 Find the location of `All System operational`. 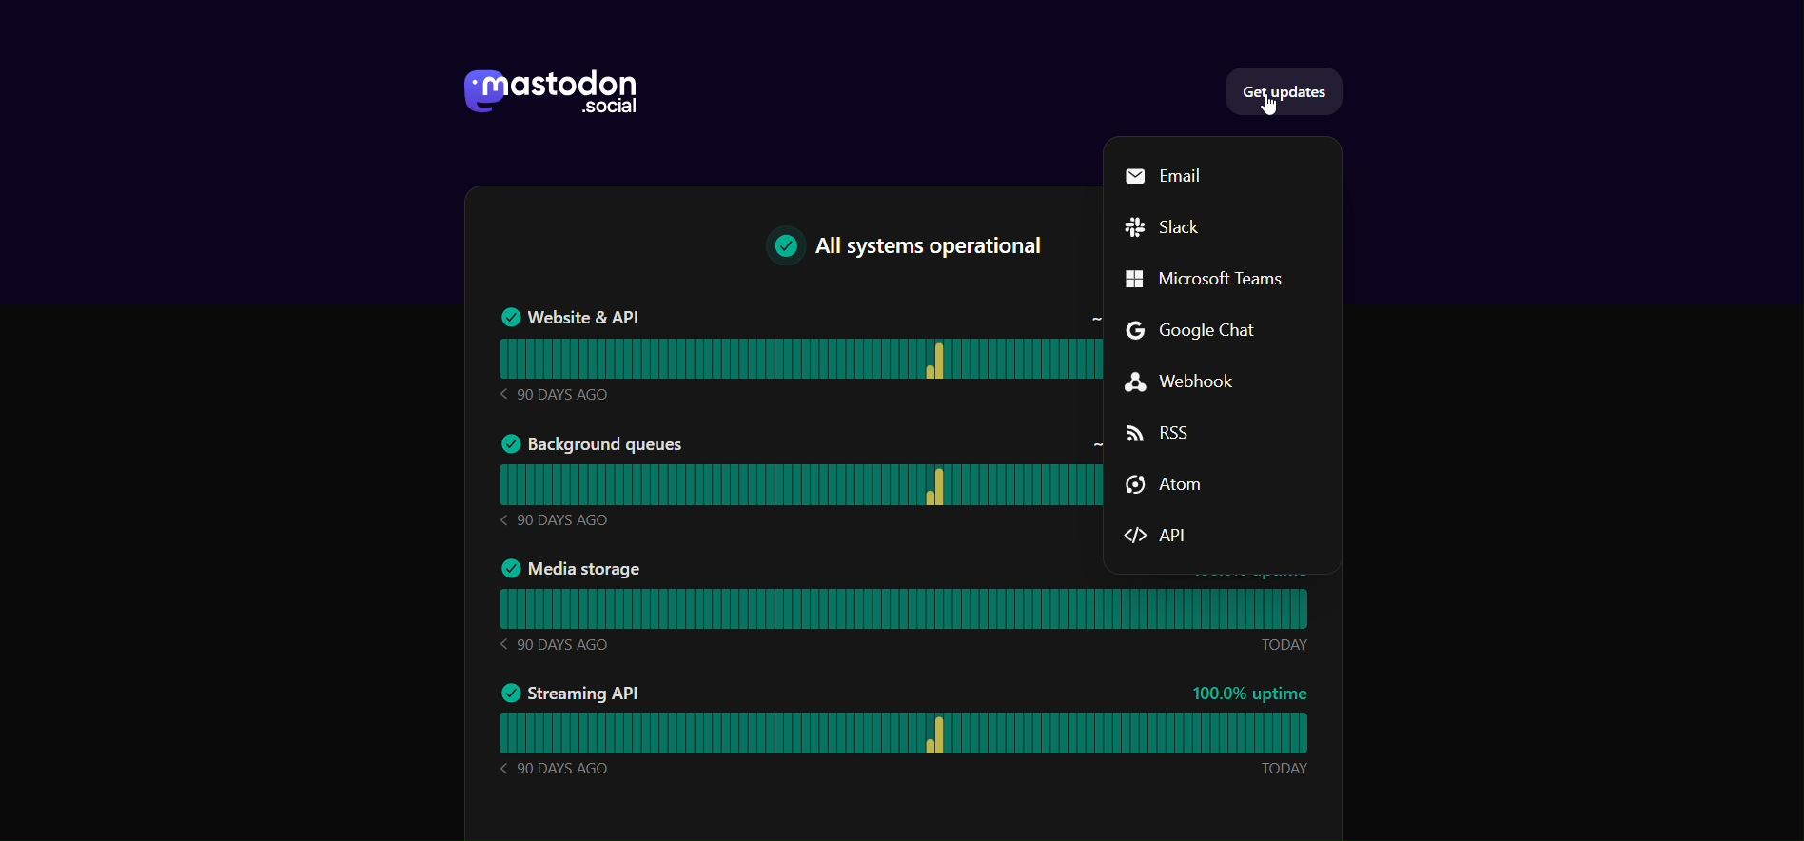

All System operational is located at coordinates (895, 248).